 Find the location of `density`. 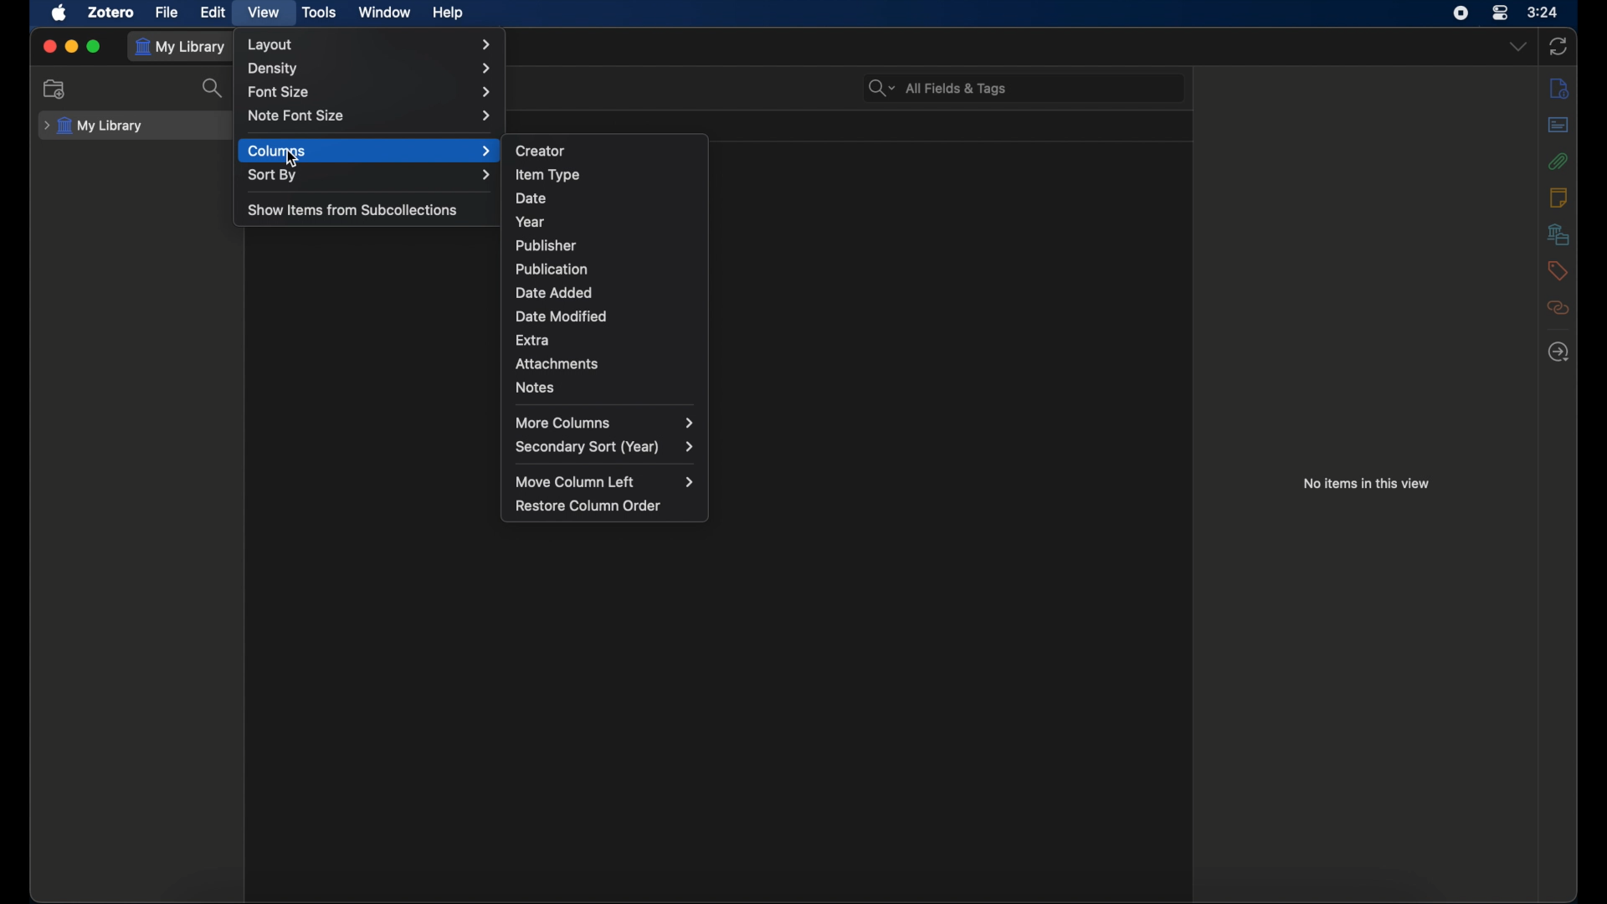

density is located at coordinates (370, 69).